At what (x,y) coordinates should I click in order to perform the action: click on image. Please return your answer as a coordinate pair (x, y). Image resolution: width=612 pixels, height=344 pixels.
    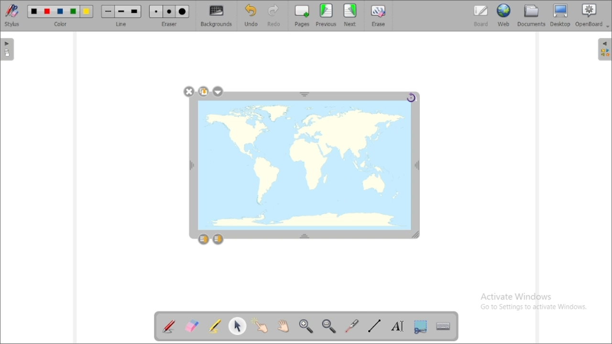
    Looking at the image, I should click on (304, 165).